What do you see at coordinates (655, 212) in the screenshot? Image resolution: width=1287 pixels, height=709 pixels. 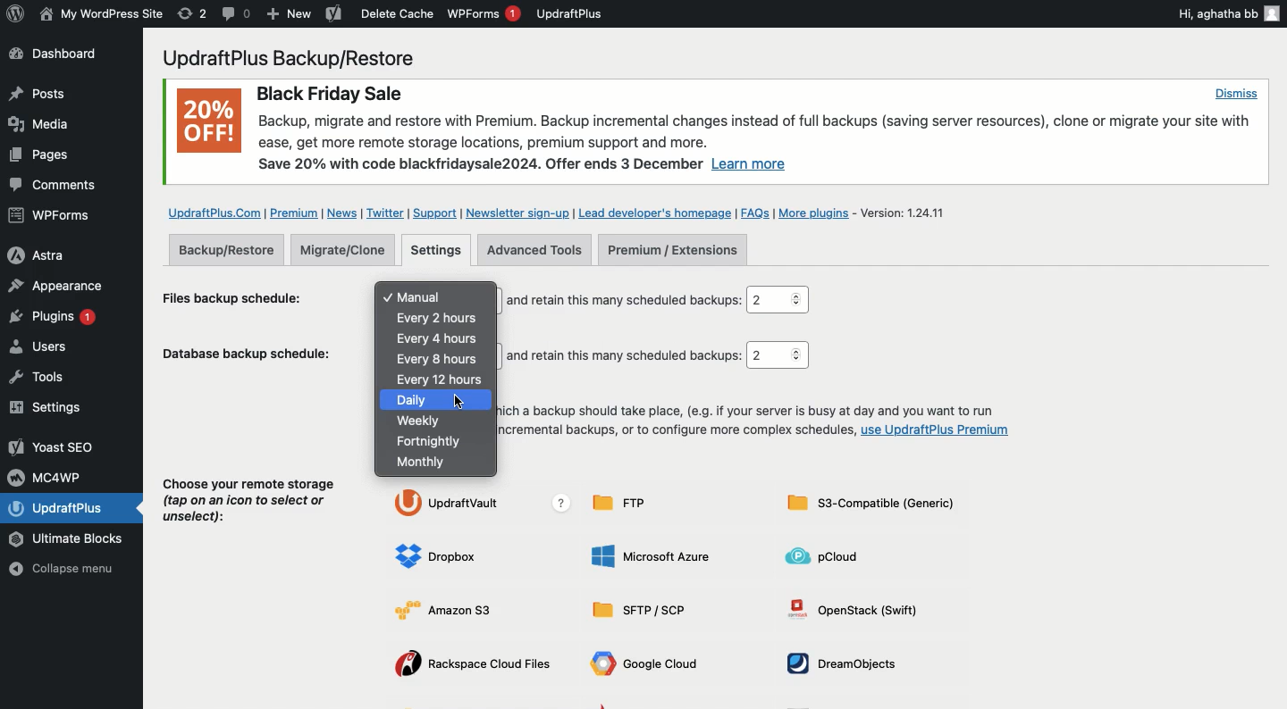 I see `Lead developer's homepage` at bounding box center [655, 212].